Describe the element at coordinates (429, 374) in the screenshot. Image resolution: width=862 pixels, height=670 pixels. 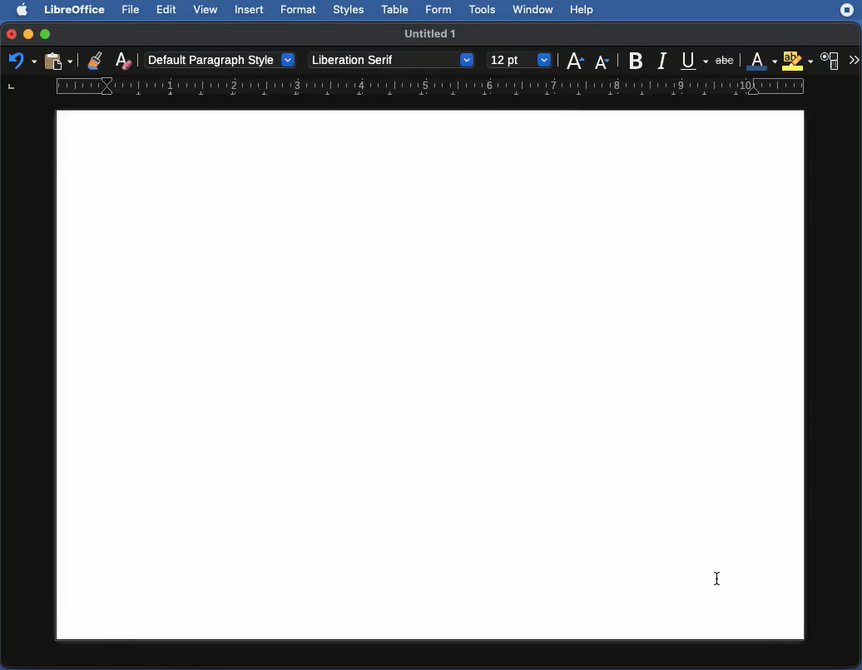
I see `Changed orientation to landscape` at that location.